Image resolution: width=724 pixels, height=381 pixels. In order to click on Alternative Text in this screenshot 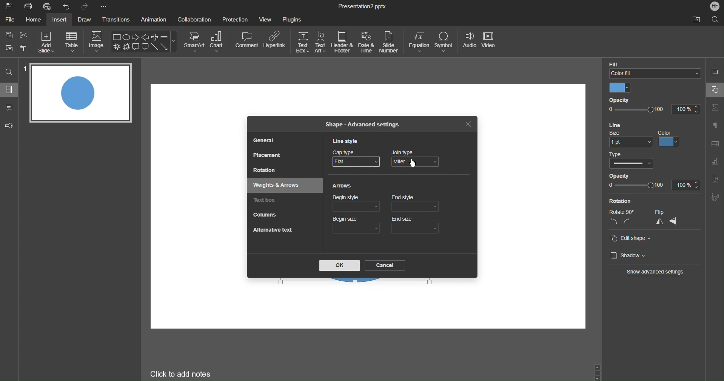, I will do `click(273, 230)`.